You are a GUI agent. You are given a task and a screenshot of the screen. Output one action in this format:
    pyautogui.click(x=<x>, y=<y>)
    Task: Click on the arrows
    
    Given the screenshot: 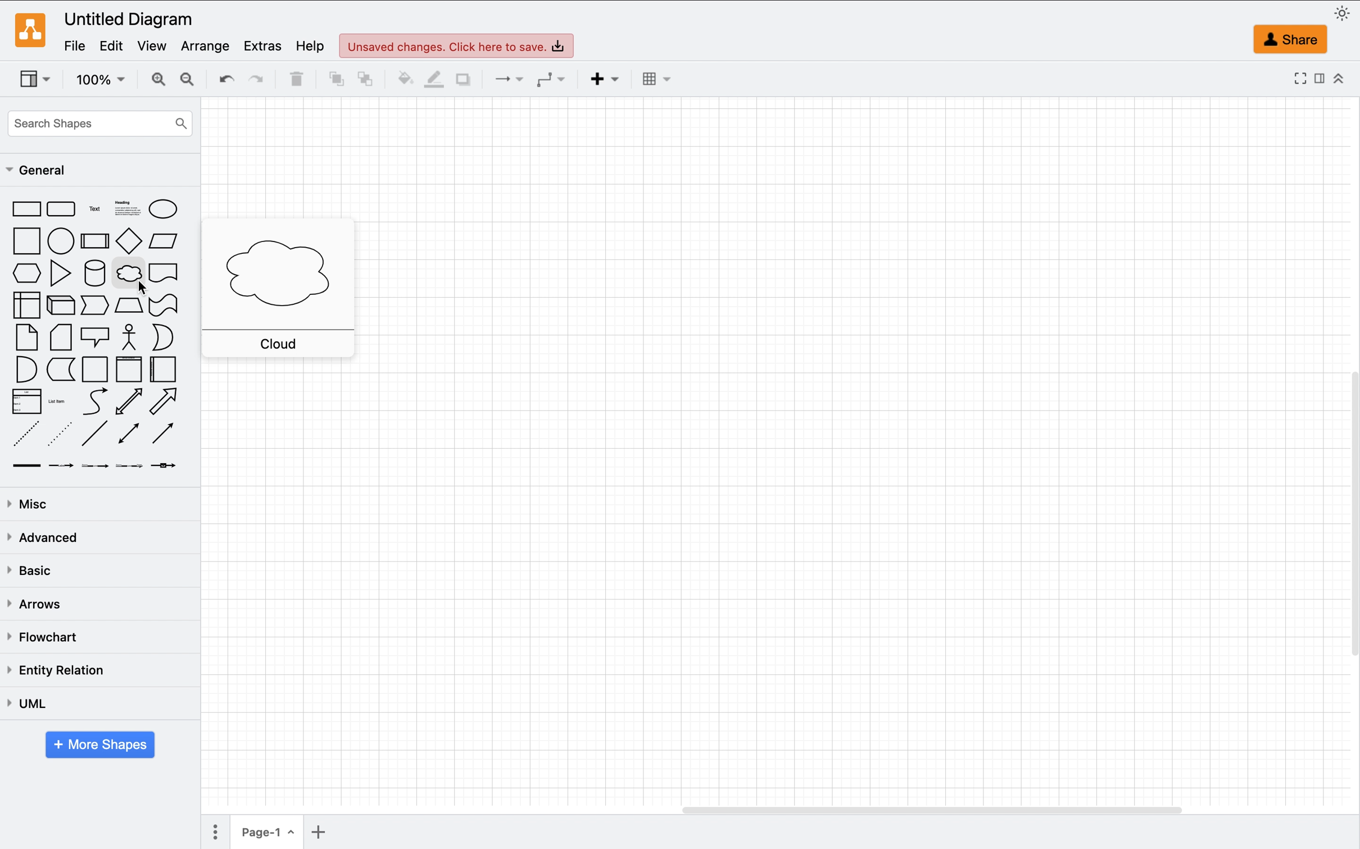 What is the action you would take?
    pyautogui.click(x=39, y=607)
    